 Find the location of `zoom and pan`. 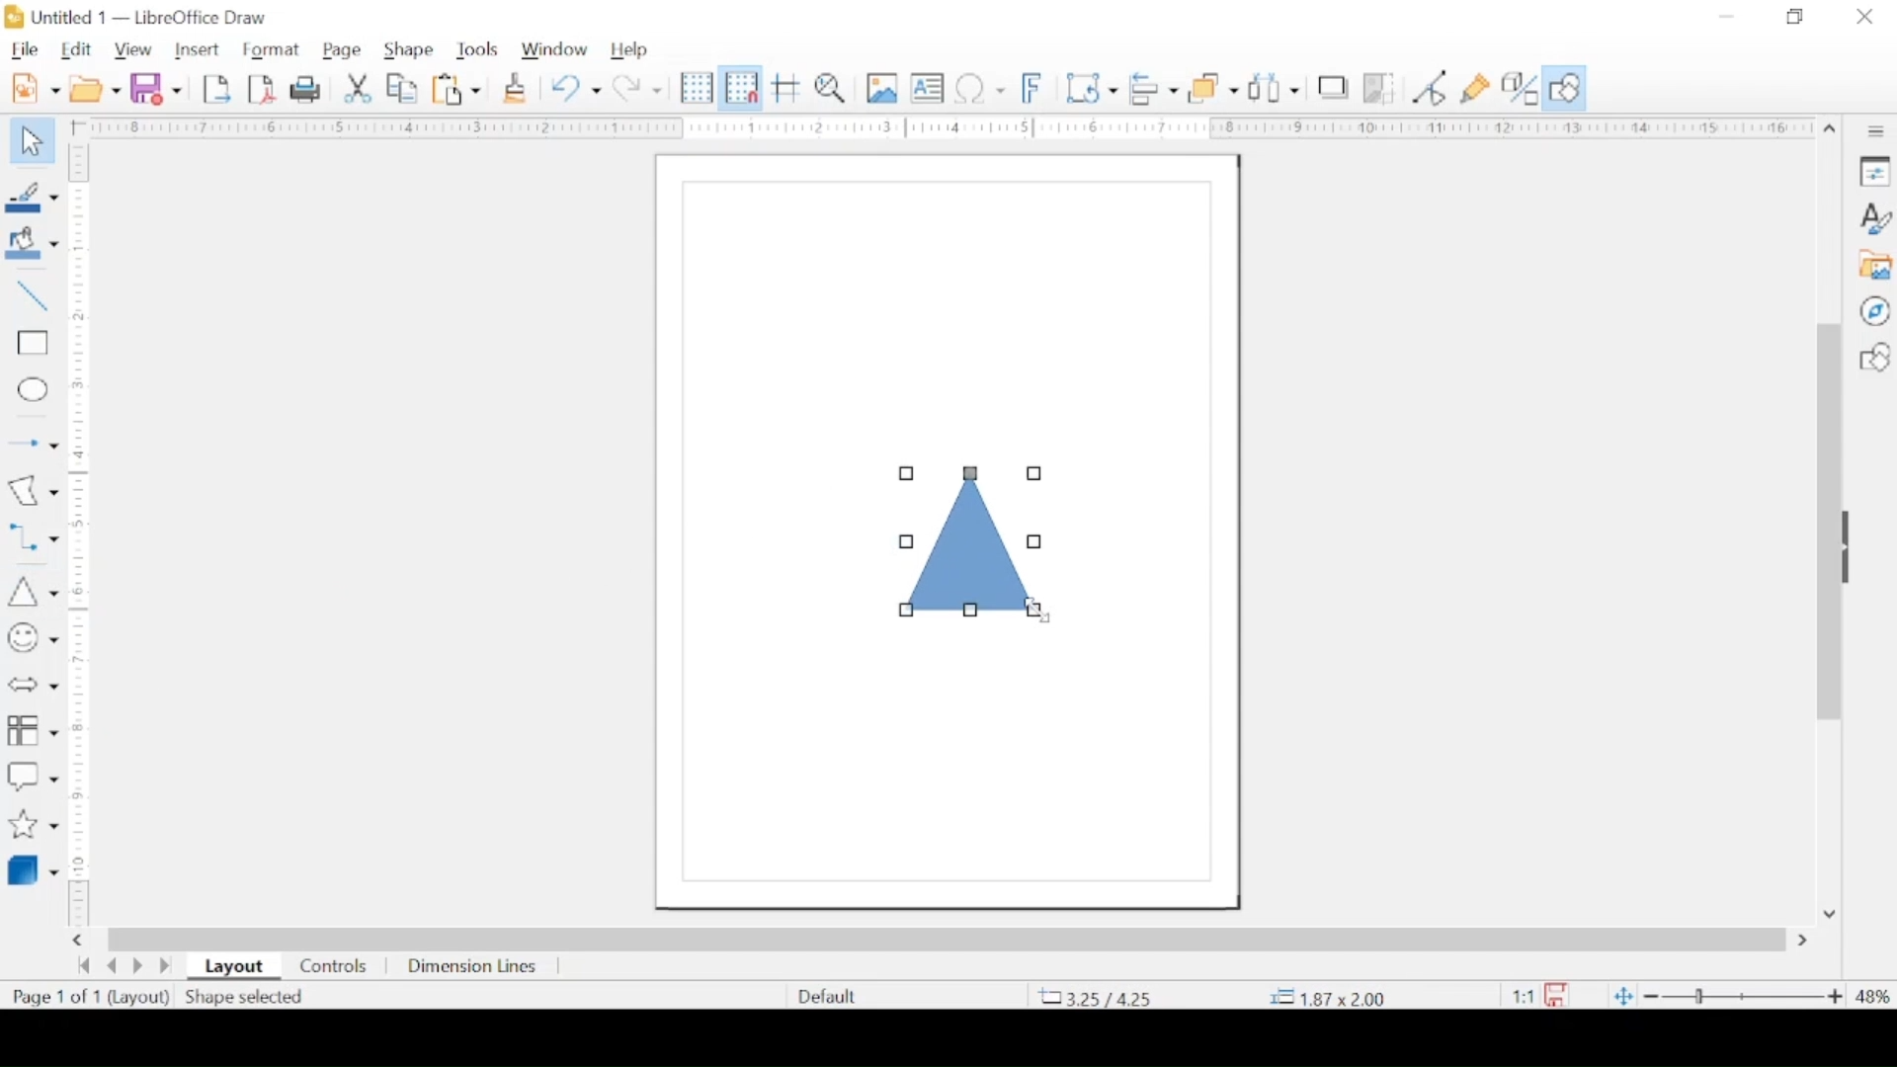

zoom and pan is located at coordinates (831, 89).